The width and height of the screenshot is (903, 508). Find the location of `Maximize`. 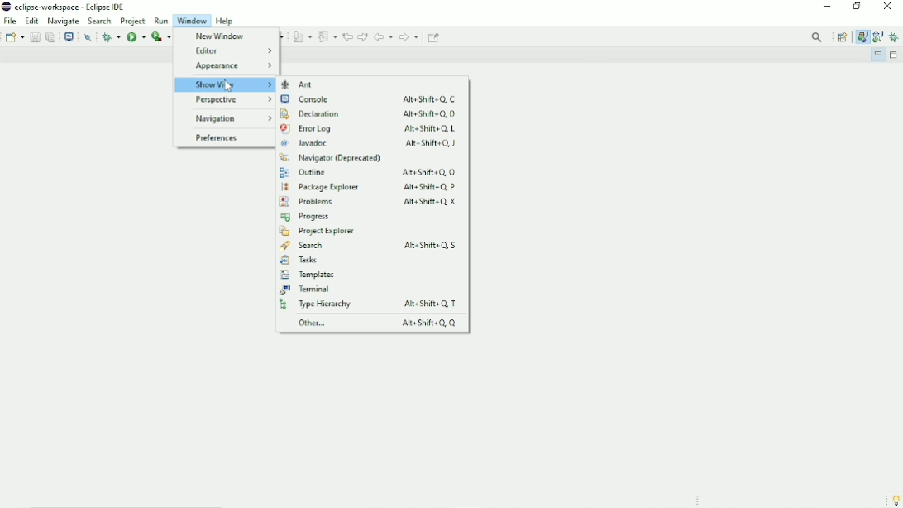

Maximize is located at coordinates (895, 55).